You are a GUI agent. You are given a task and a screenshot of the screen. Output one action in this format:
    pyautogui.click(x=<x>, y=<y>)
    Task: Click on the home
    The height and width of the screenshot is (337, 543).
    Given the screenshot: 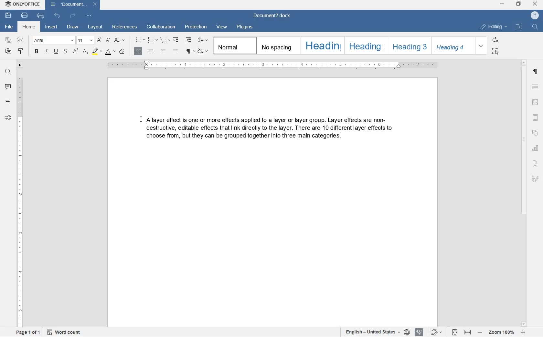 What is the action you would take?
    pyautogui.click(x=29, y=27)
    